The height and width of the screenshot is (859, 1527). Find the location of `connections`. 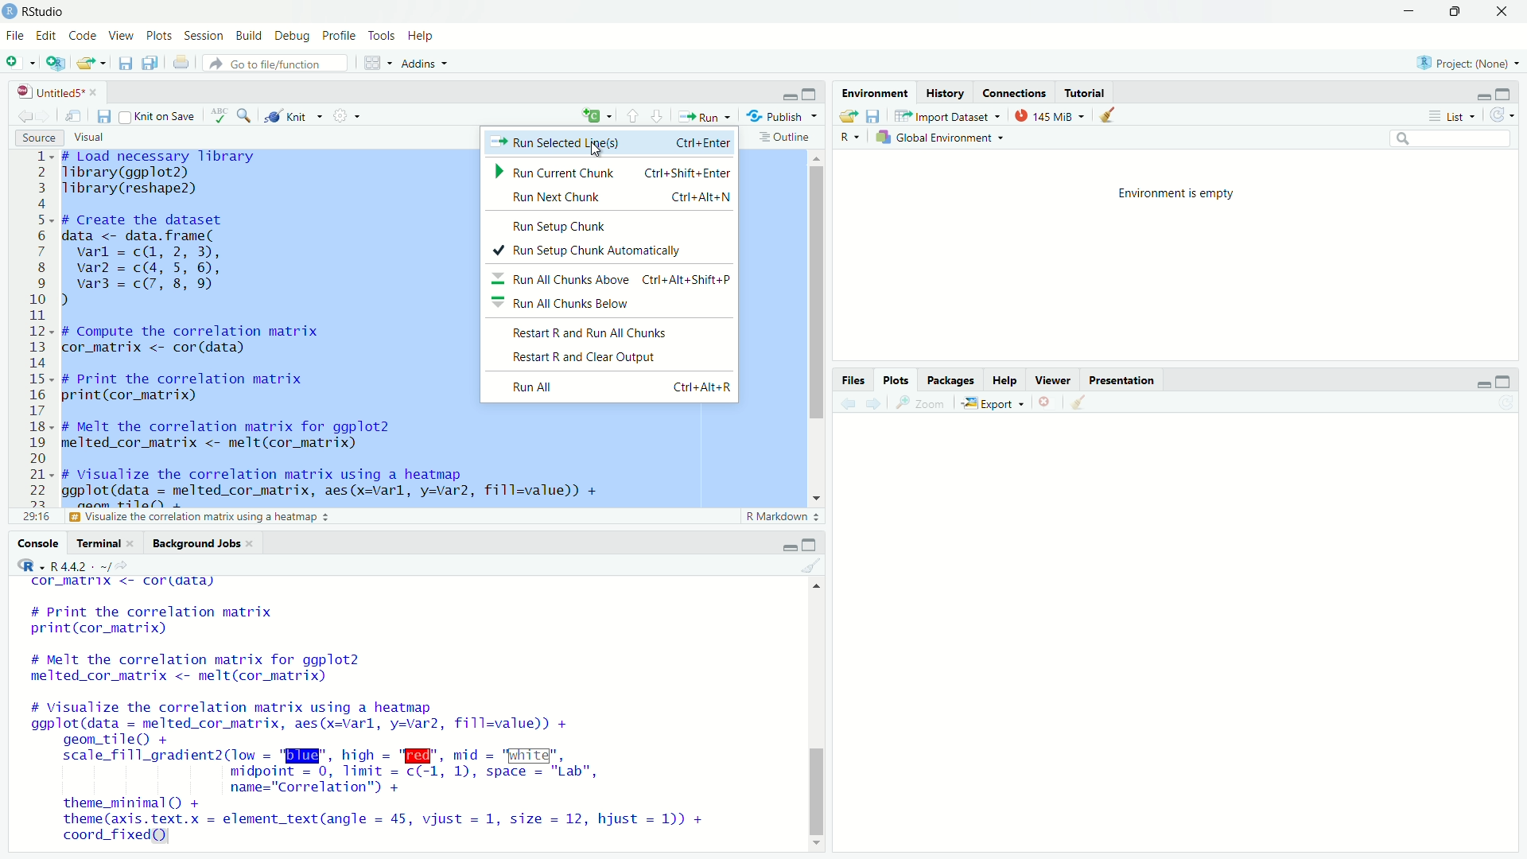

connections is located at coordinates (1016, 92).